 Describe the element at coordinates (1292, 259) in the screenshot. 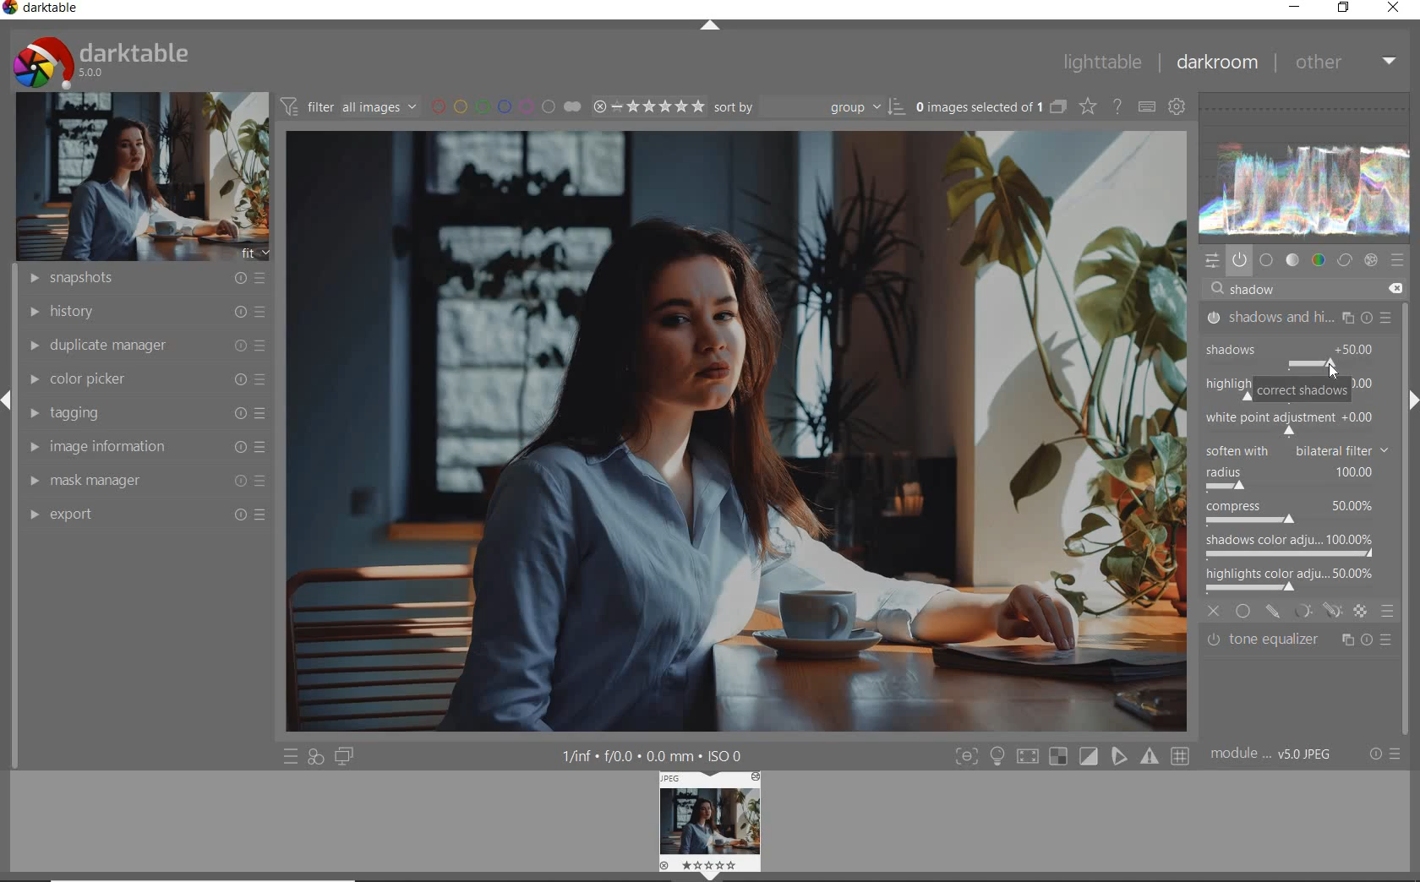

I see `tone` at that location.